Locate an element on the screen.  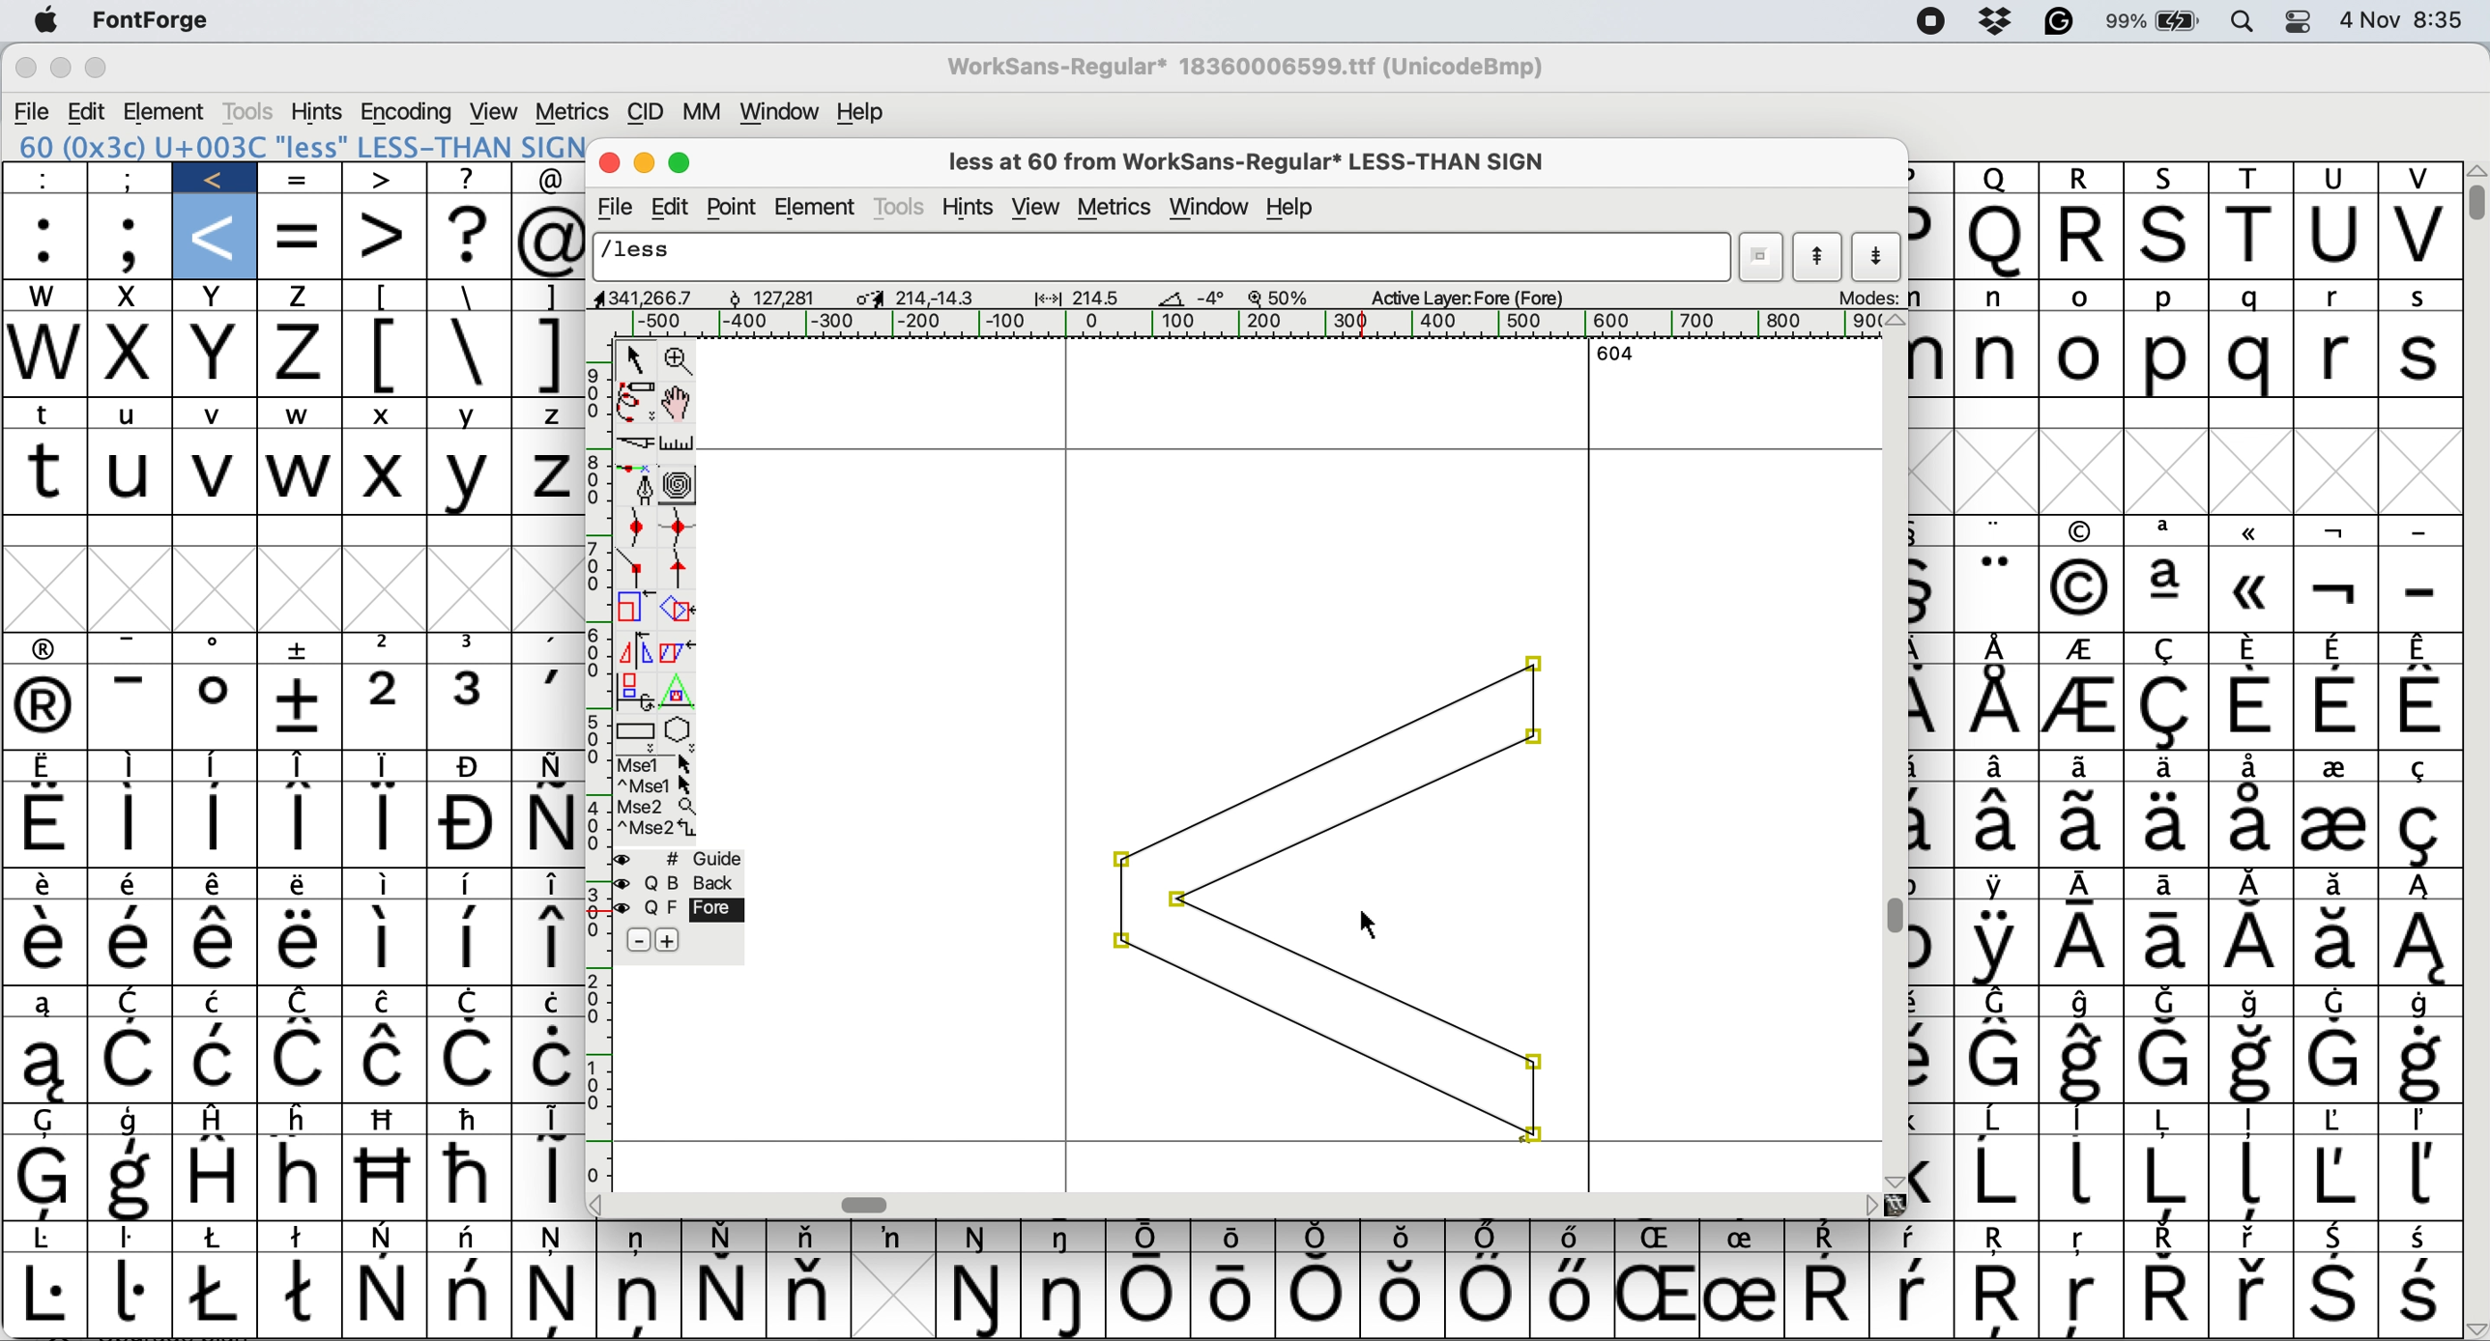
Symbol is located at coordinates (545, 645).